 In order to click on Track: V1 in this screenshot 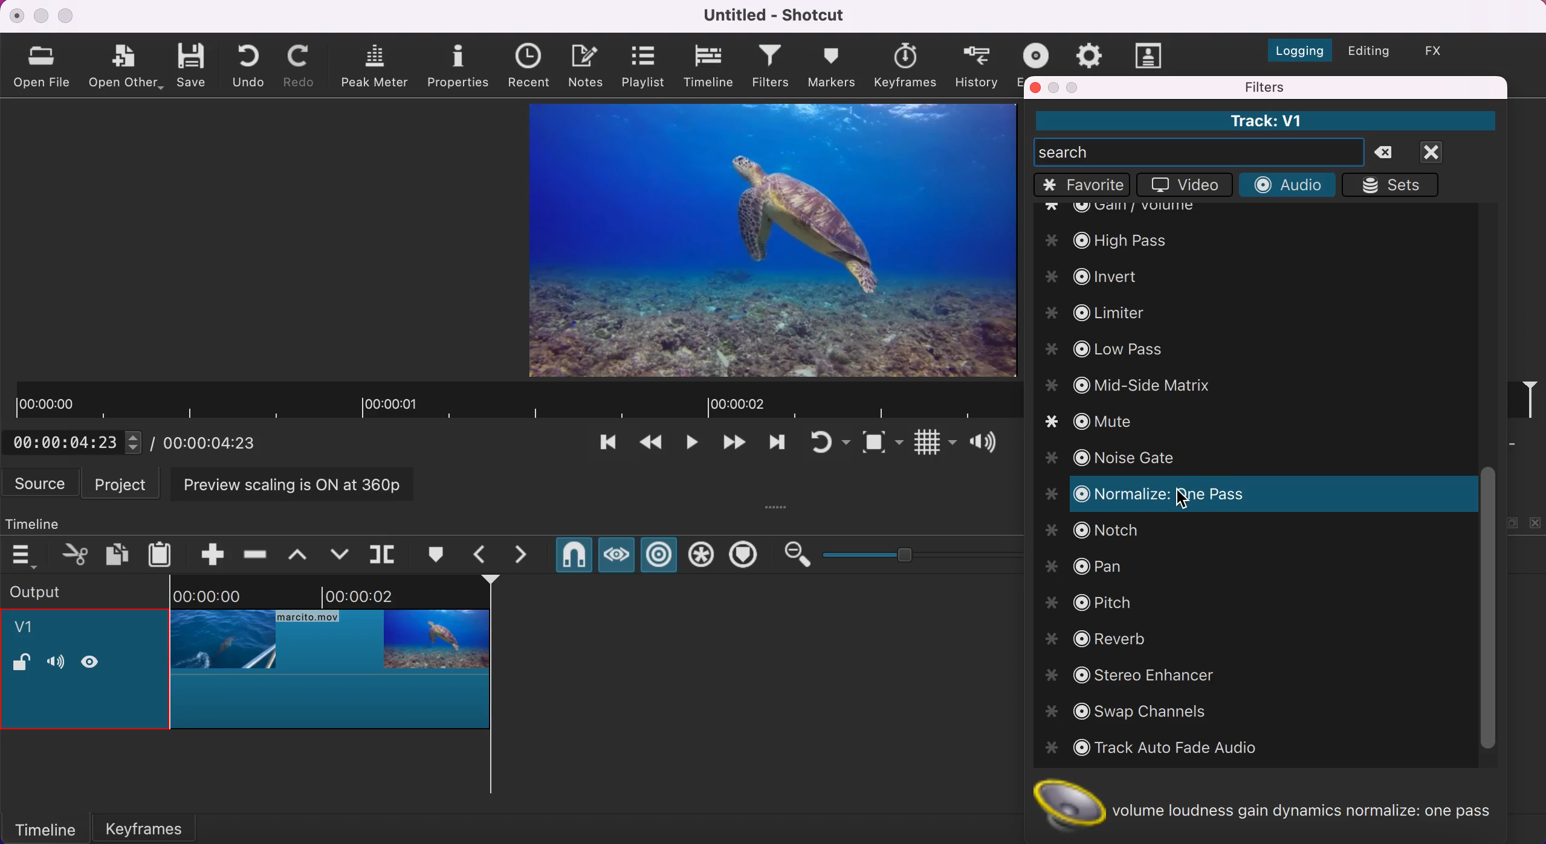, I will do `click(1264, 121)`.